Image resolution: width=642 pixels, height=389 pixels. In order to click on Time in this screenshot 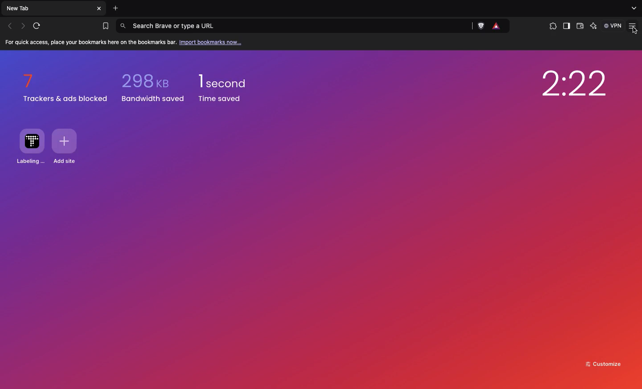, I will do `click(571, 83)`.